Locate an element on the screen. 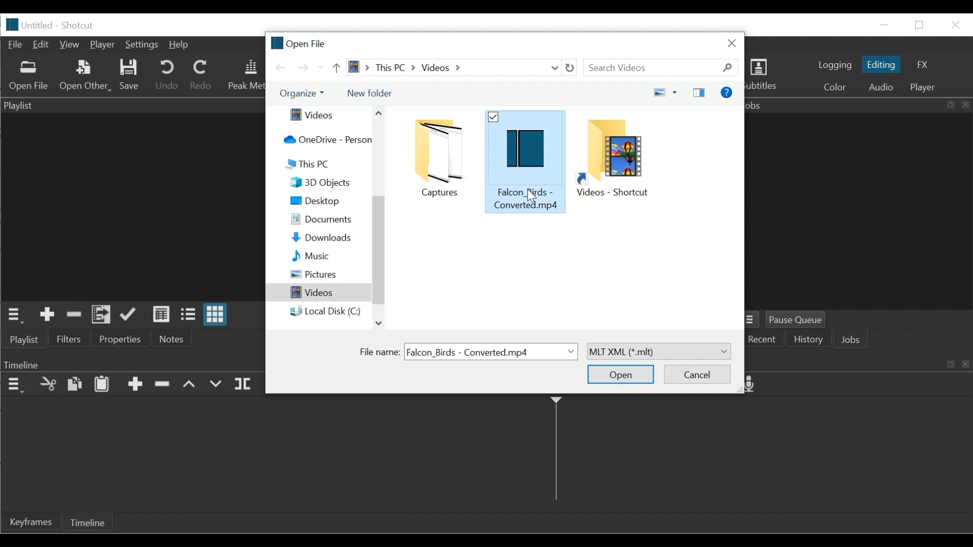 This screenshot has width=973, height=547. Scroll down is located at coordinates (378, 323).